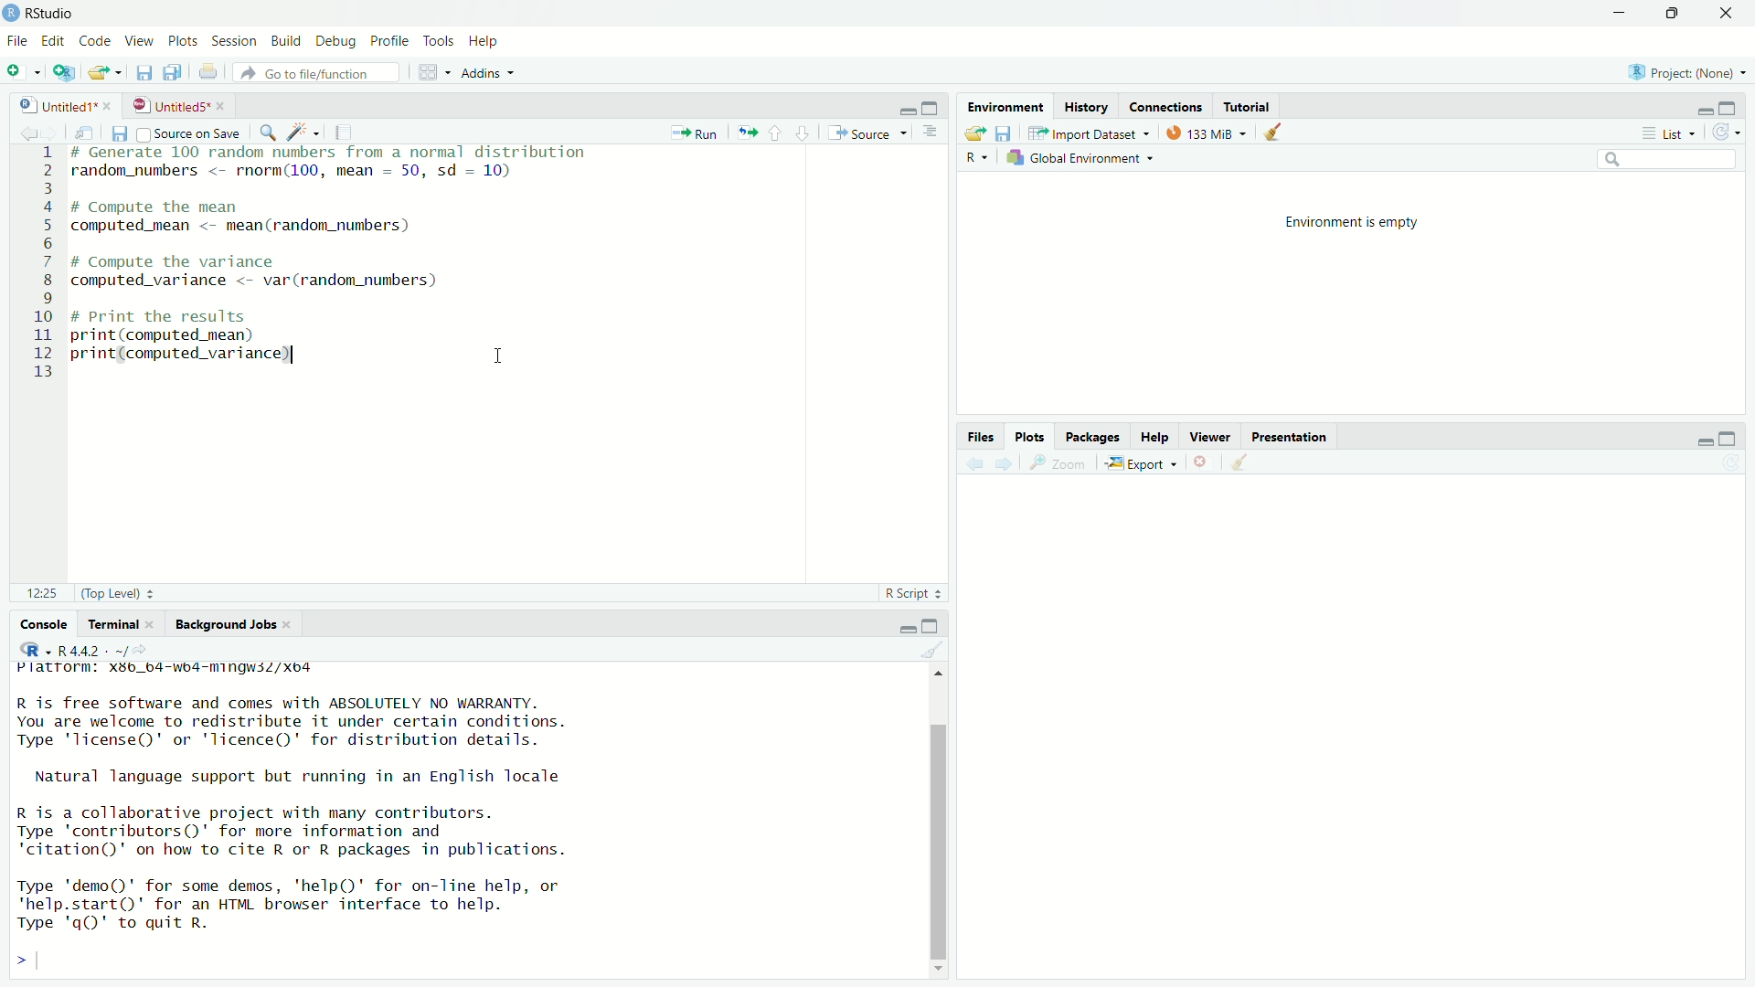  What do you see at coordinates (15, 960) in the screenshot?
I see `prompt cursor` at bounding box center [15, 960].